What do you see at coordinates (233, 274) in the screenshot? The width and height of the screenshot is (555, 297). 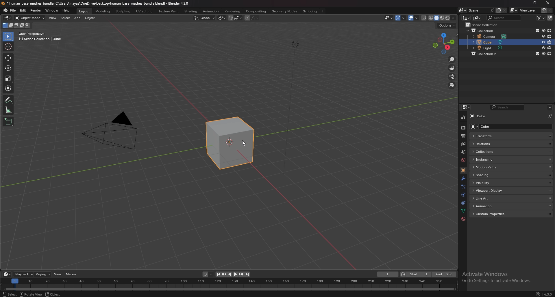 I see `play animation` at bounding box center [233, 274].